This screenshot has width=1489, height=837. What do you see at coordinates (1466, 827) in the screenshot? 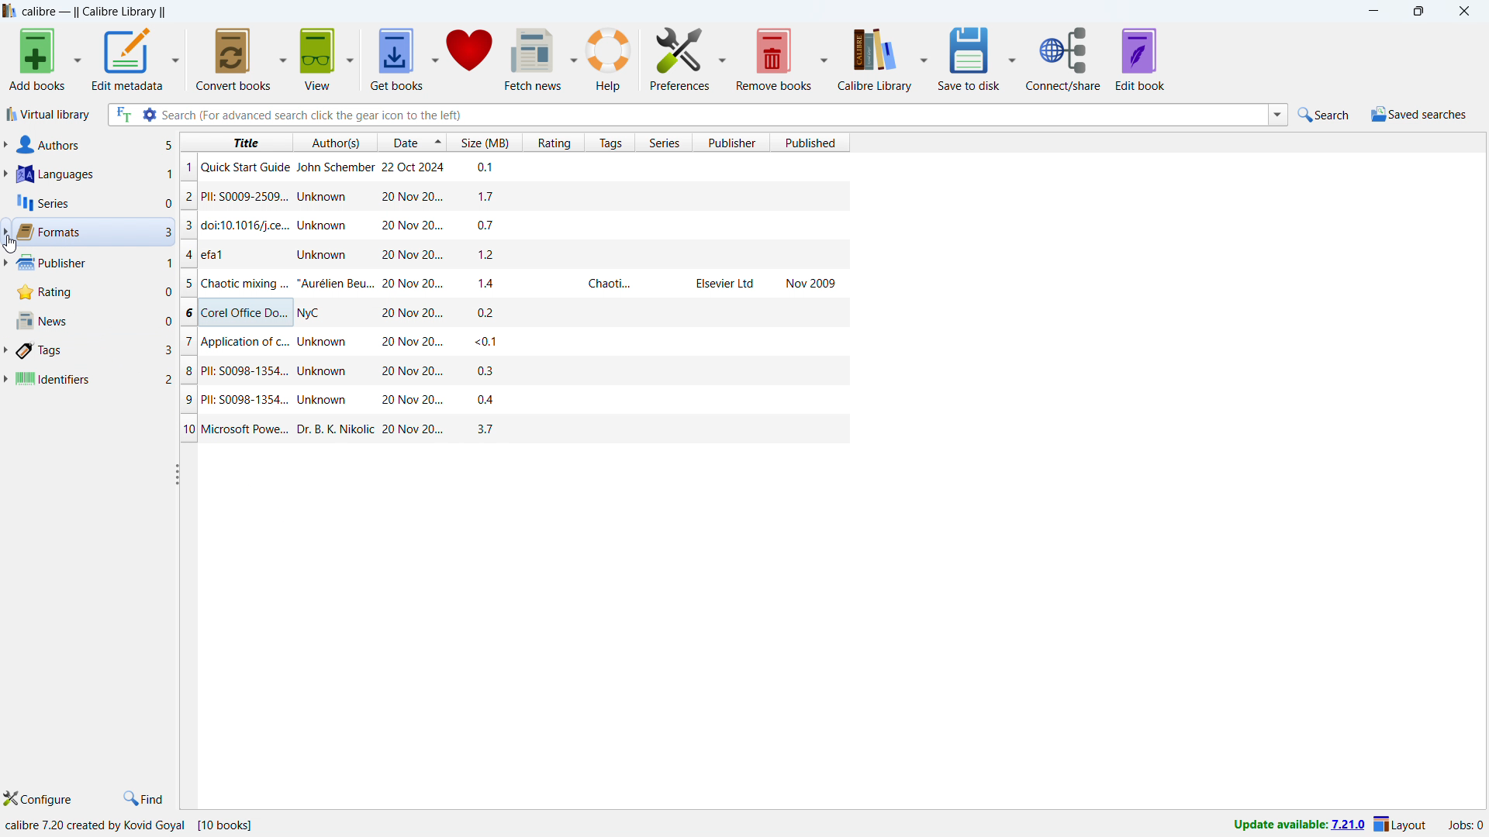
I see `active jobs` at bounding box center [1466, 827].